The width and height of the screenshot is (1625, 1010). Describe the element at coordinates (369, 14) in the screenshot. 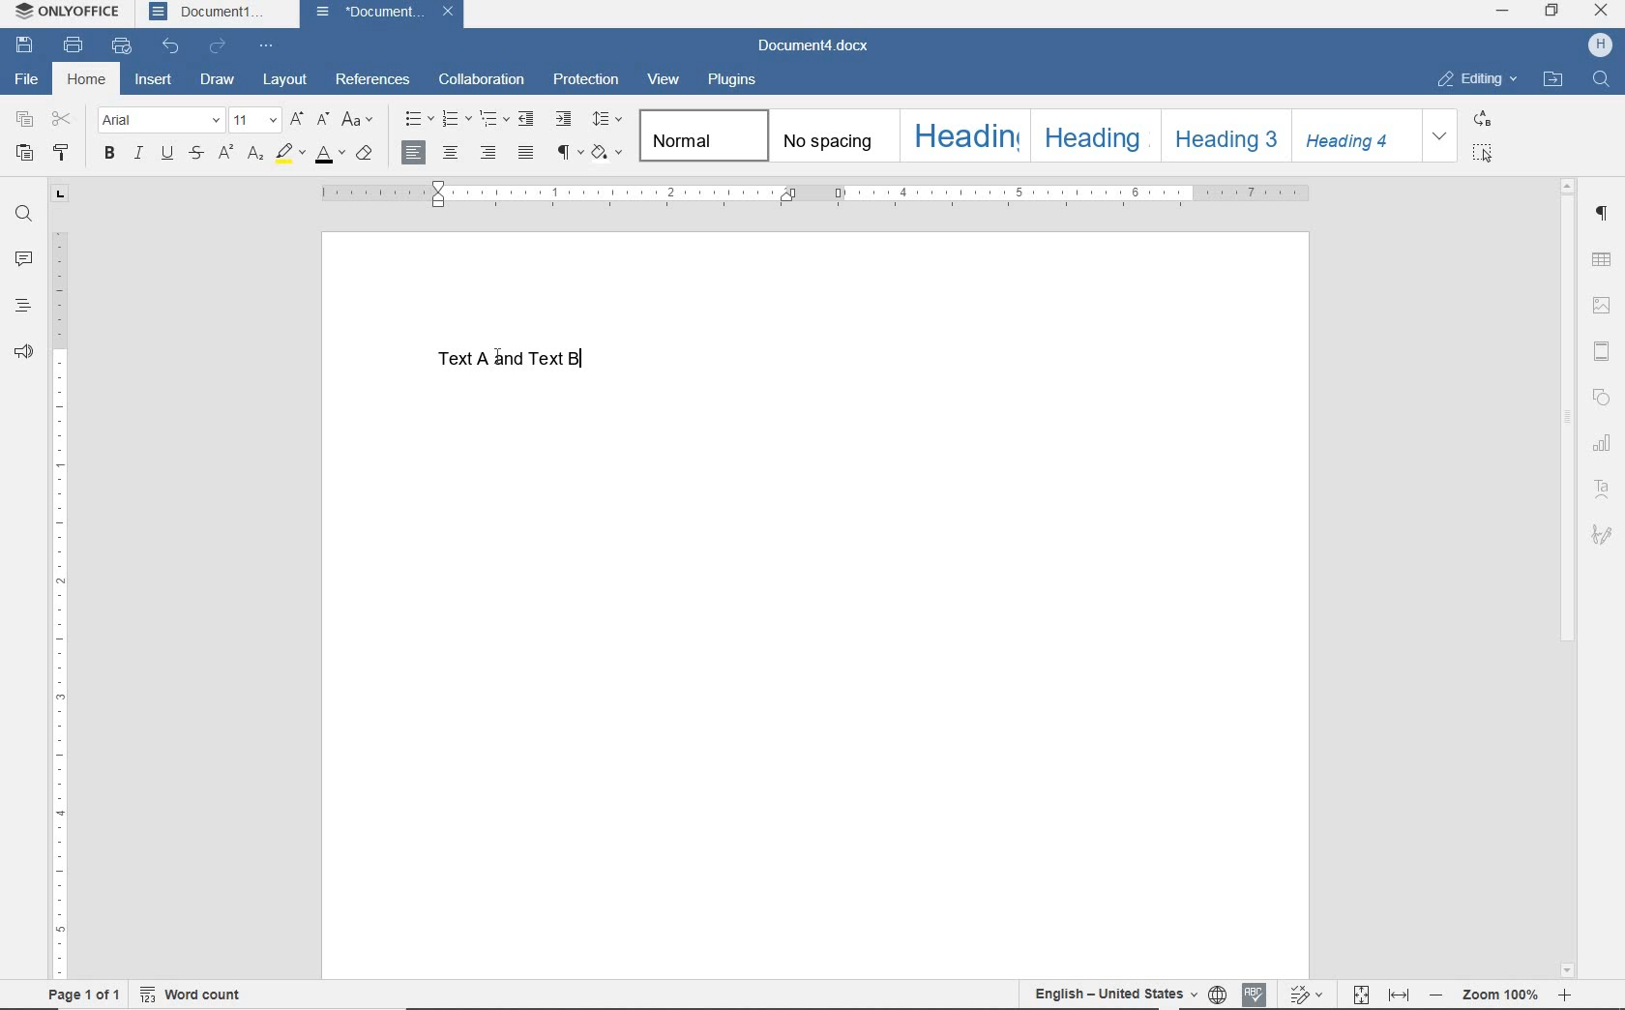

I see `document` at that location.